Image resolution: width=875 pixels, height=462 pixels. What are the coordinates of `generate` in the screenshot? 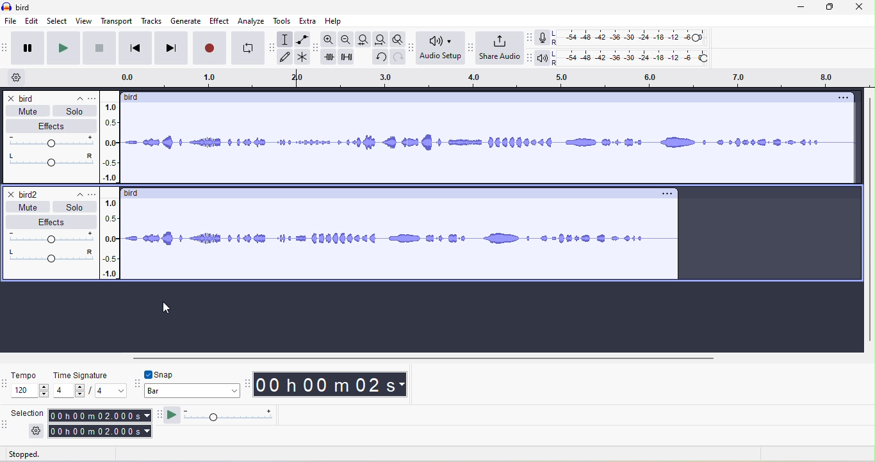 It's located at (184, 22).